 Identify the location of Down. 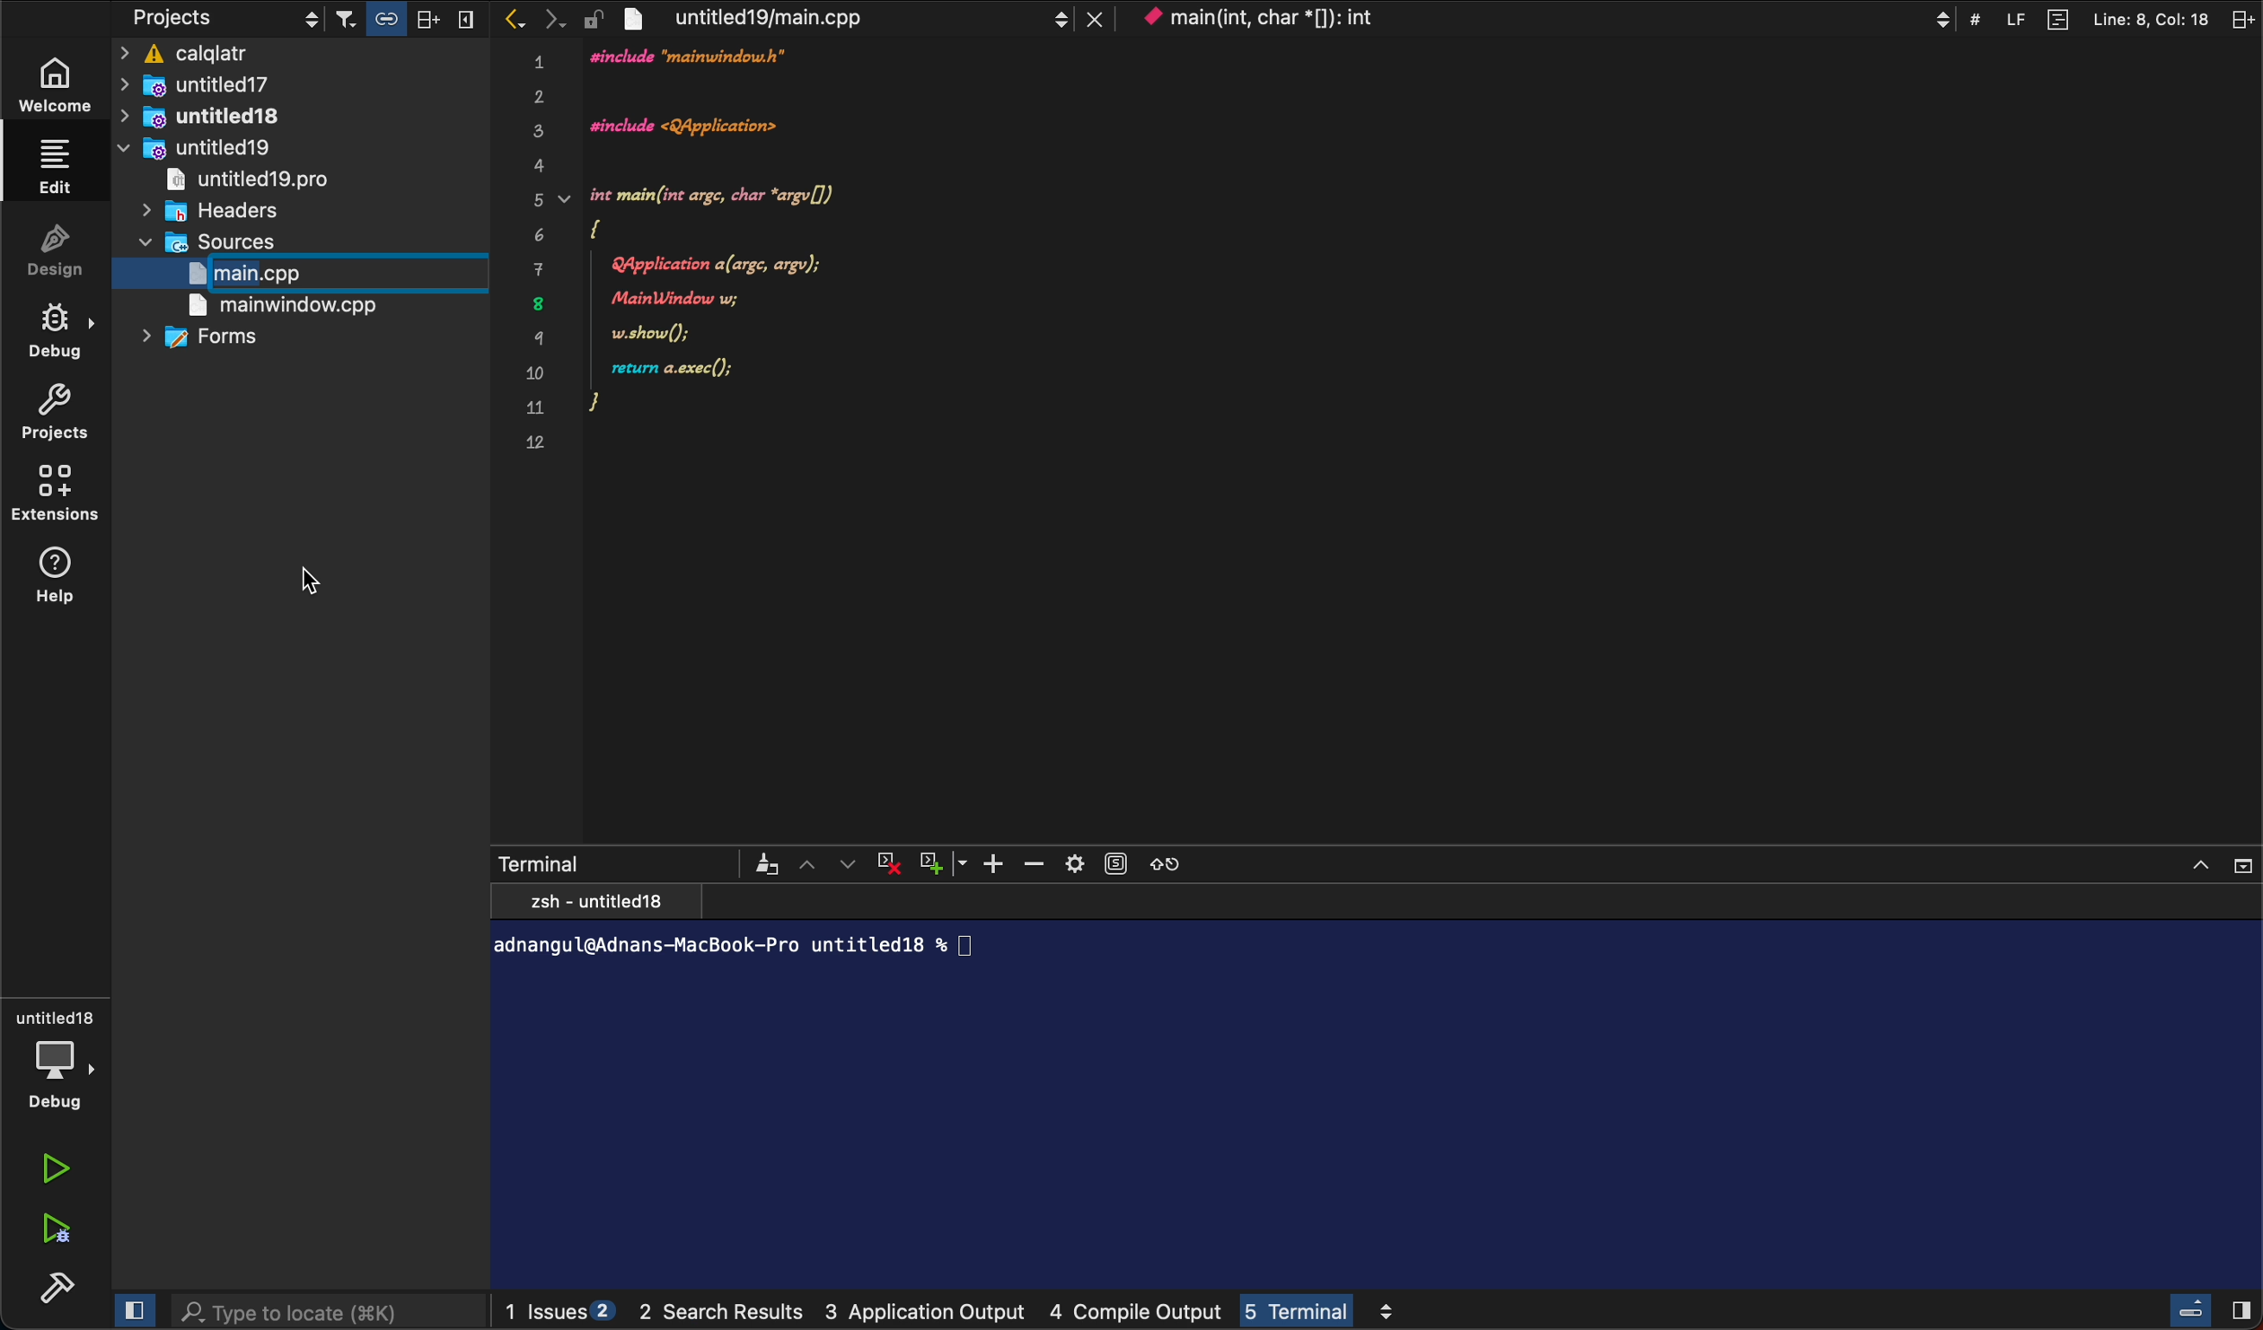
(851, 862).